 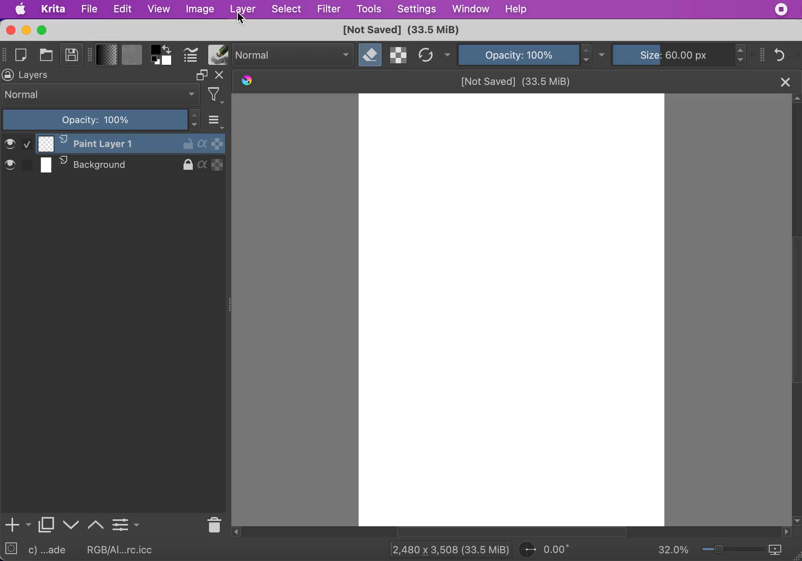 I want to click on [not saved] (33.5 MiB), so click(x=517, y=80).